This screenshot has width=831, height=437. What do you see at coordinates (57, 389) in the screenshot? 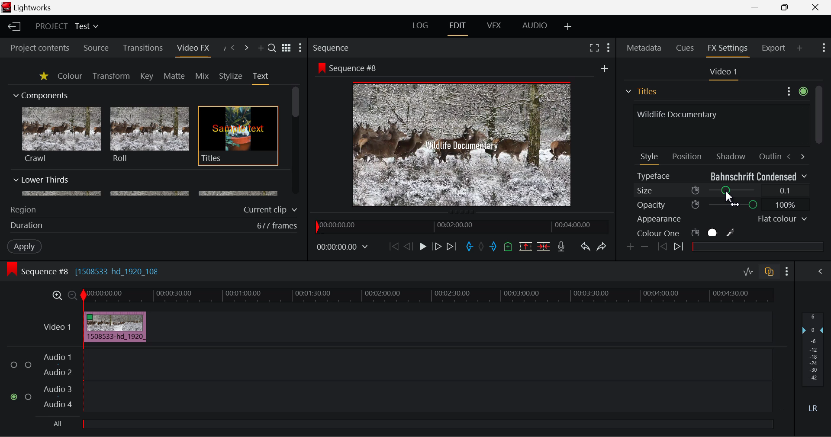
I see `Audio 3` at bounding box center [57, 389].